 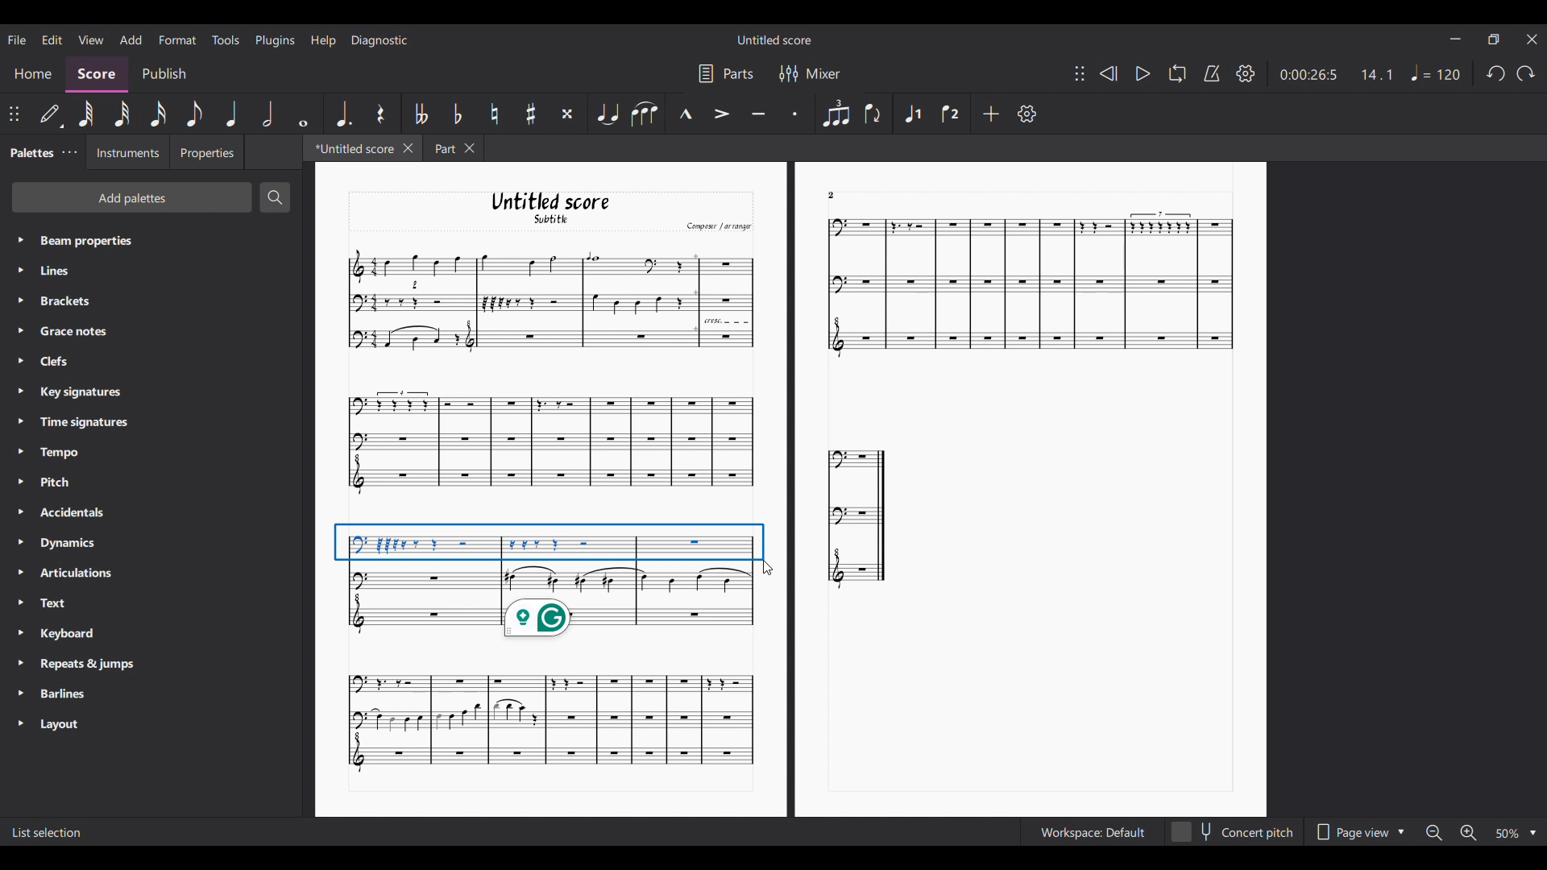 I want to click on 8th note, so click(x=194, y=114).